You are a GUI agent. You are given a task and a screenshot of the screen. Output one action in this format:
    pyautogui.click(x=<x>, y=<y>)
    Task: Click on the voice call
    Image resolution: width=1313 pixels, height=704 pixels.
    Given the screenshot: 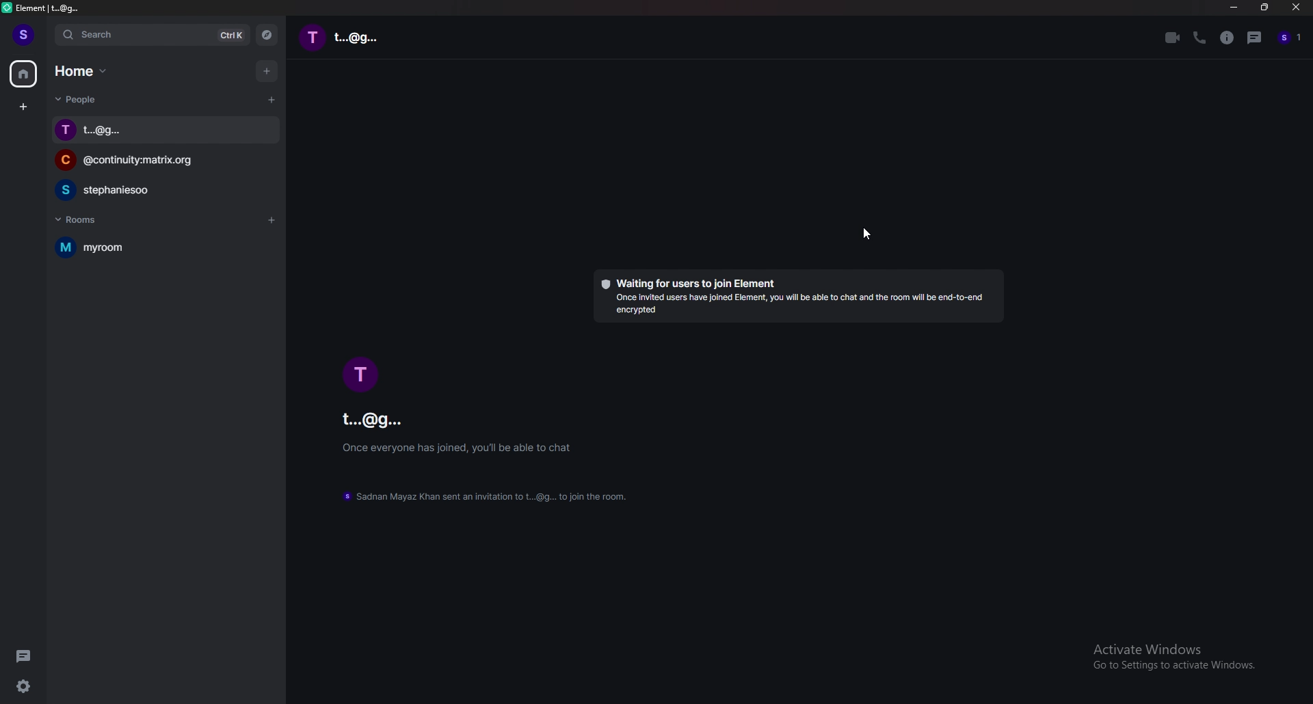 What is the action you would take?
    pyautogui.click(x=1199, y=38)
    